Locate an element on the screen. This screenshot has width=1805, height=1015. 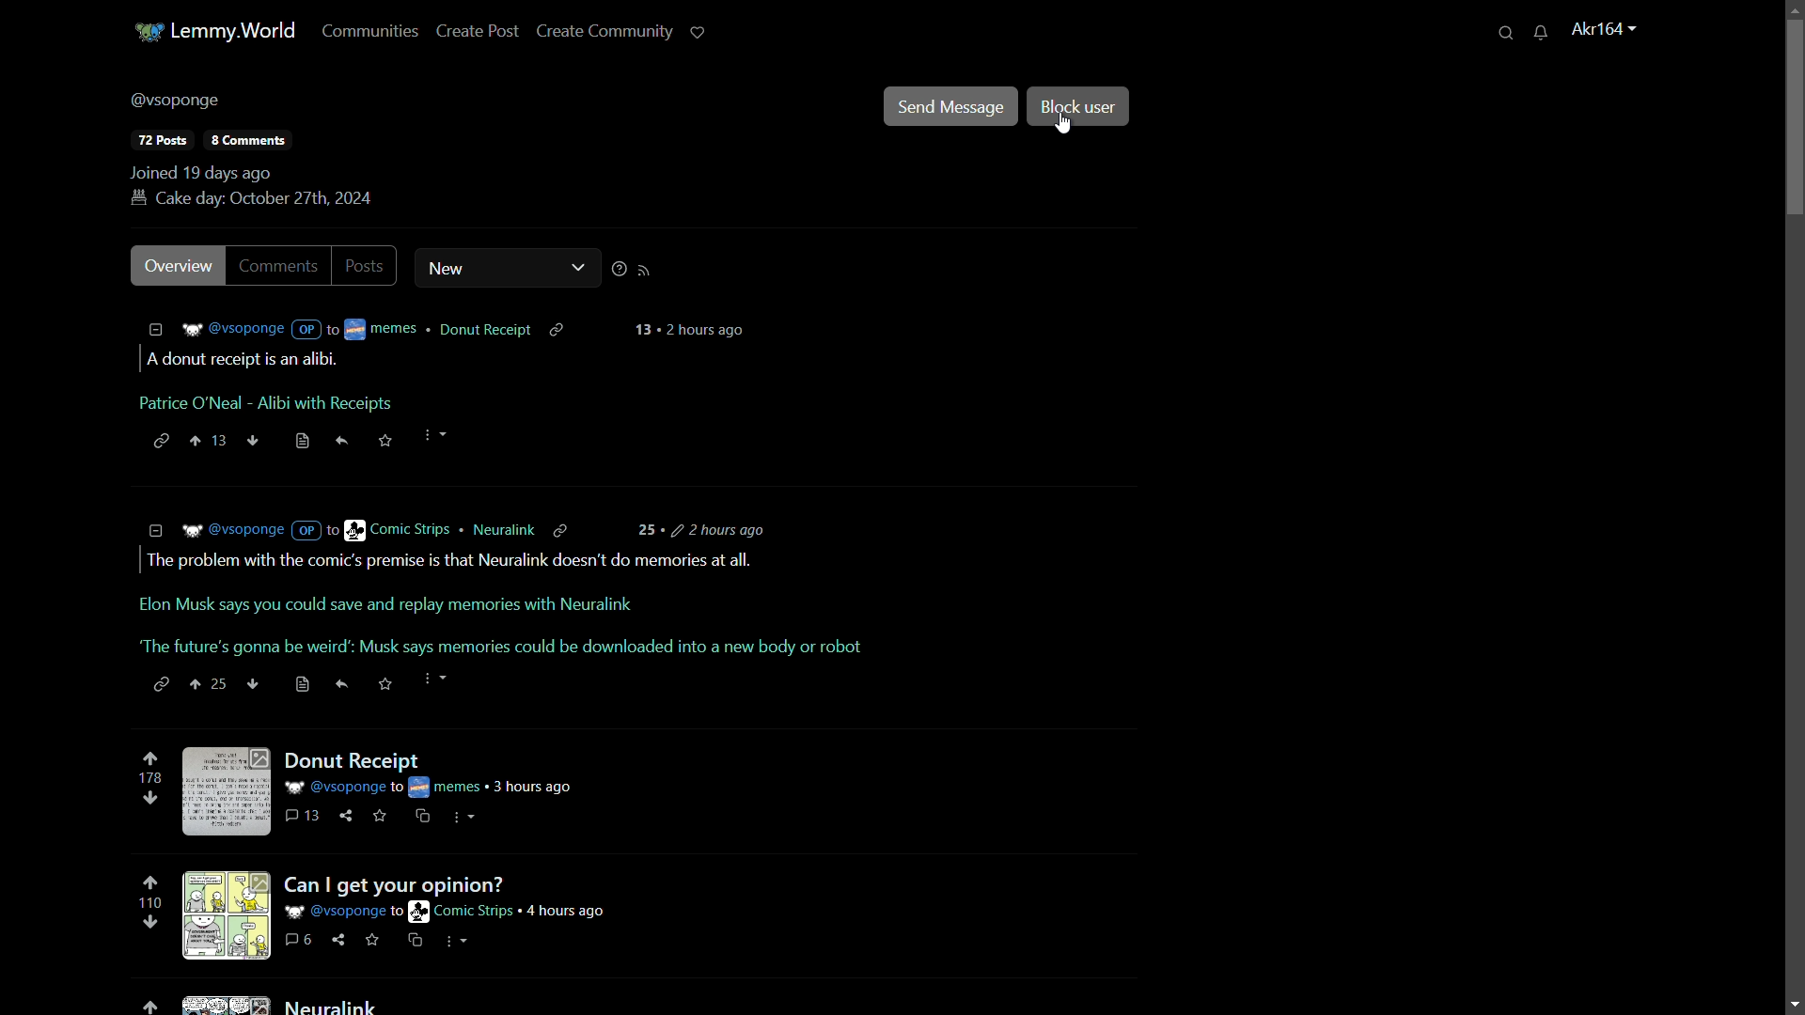
share is located at coordinates (338, 938).